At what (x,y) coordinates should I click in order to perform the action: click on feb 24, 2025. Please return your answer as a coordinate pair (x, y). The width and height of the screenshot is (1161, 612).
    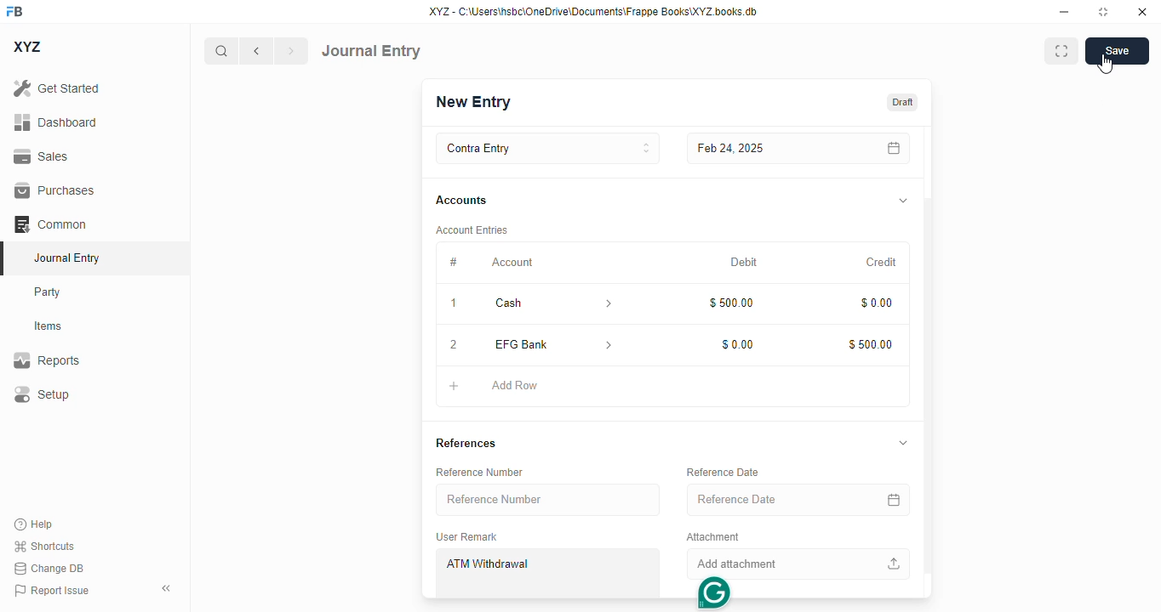
    Looking at the image, I should click on (761, 149).